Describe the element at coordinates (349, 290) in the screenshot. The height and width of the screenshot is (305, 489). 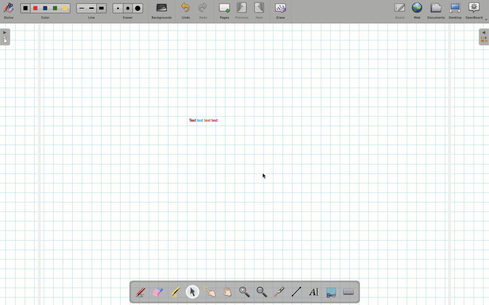
I see `Text input` at that location.